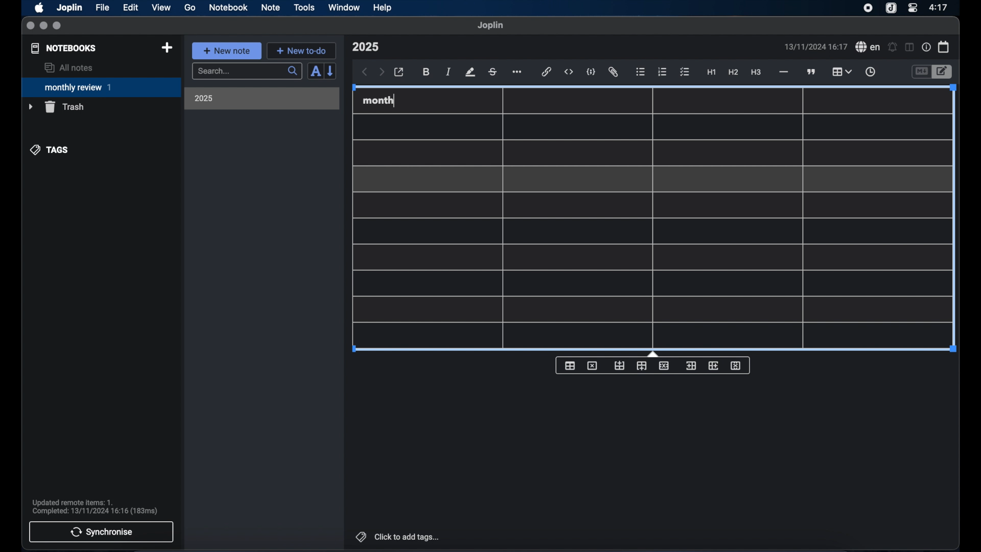 The width and height of the screenshot is (981, 552). Describe the element at coordinates (569, 72) in the screenshot. I see `inline code` at that location.